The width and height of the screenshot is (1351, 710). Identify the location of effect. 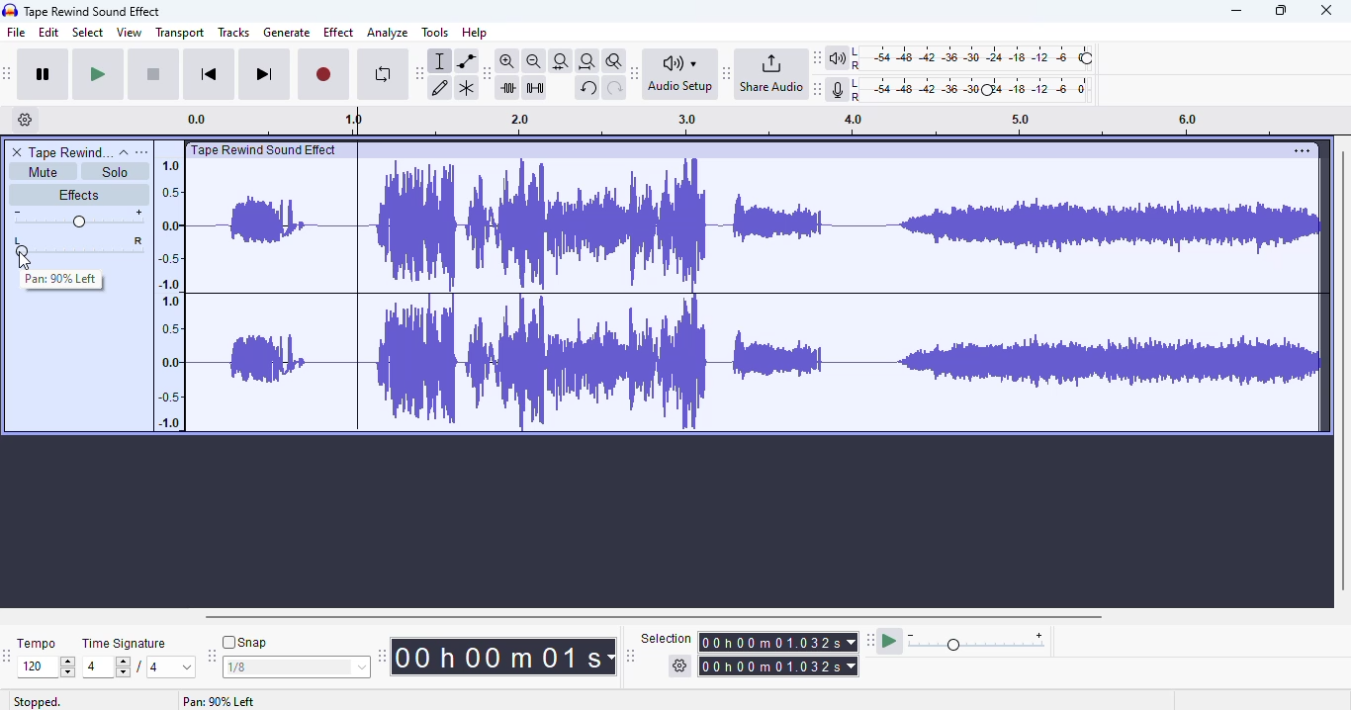
(339, 33).